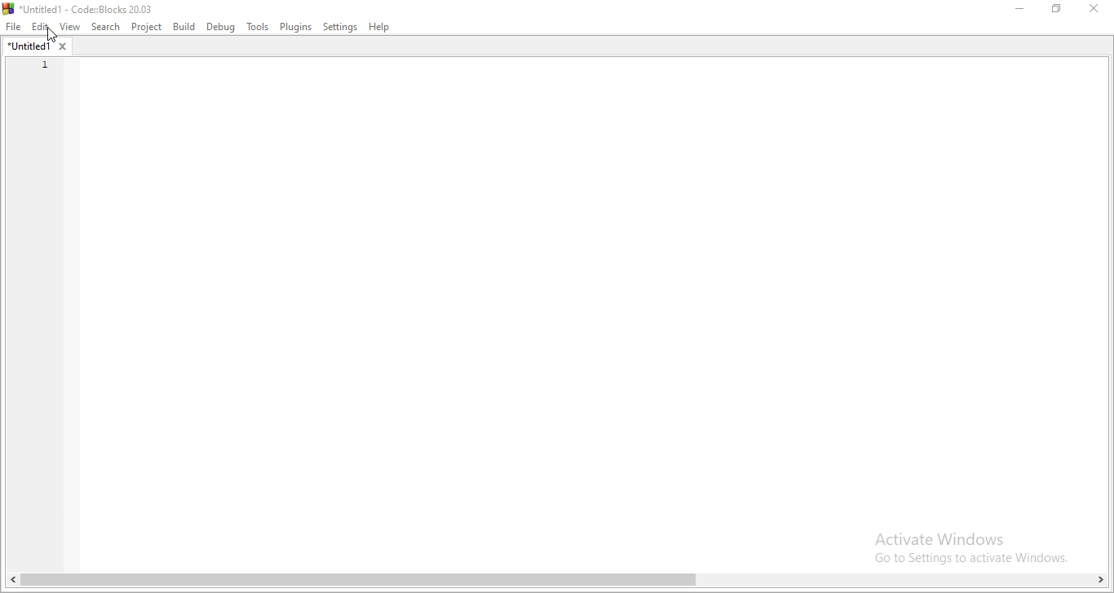 The image size is (1114, 593). I want to click on 1, so click(47, 66).